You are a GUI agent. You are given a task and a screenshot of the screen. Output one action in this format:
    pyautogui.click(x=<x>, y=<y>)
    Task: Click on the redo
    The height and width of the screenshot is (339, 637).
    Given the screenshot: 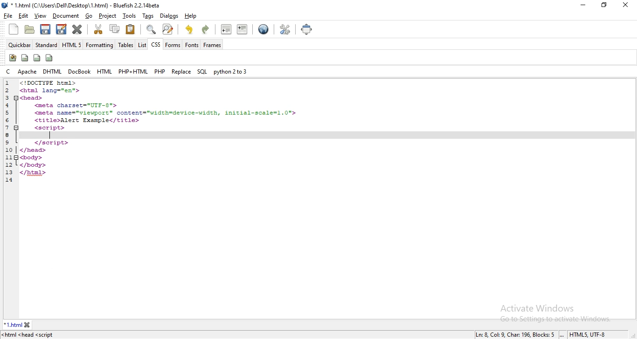 What is the action you would take?
    pyautogui.click(x=206, y=30)
    